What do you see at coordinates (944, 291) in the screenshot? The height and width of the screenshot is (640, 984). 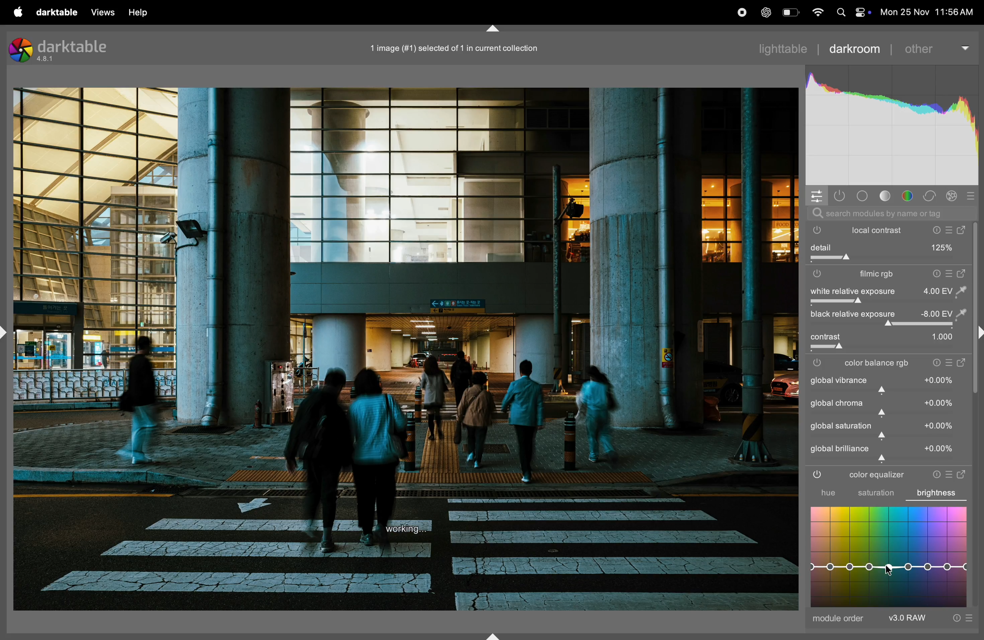 I see `value` at bounding box center [944, 291].